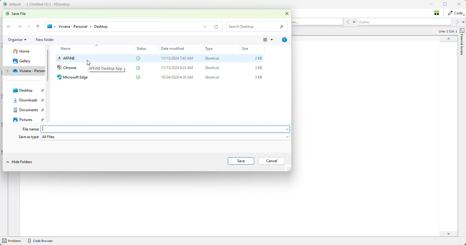 Image resolution: width=466 pixels, height=245 pixels. What do you see at coordinates (259, 77) in the screenshot?
I see `3KB` at bounding box center [259, 77].